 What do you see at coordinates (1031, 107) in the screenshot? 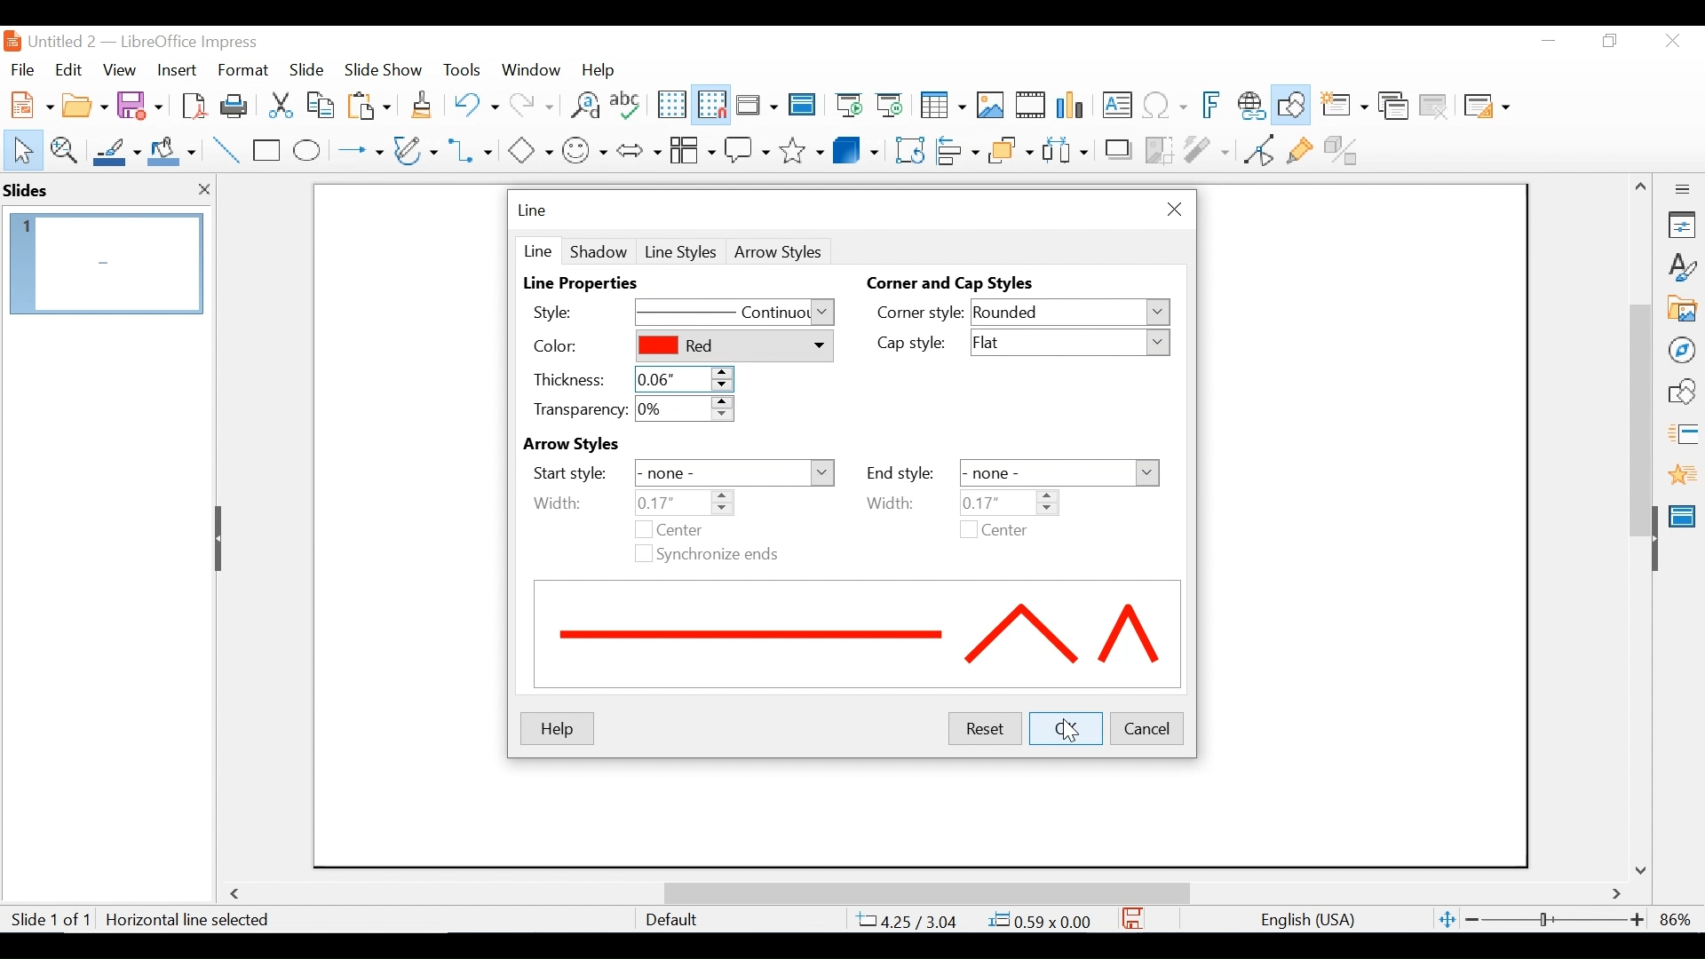
I see `Insert Audio or Video` at bounding box center [1031, 107].